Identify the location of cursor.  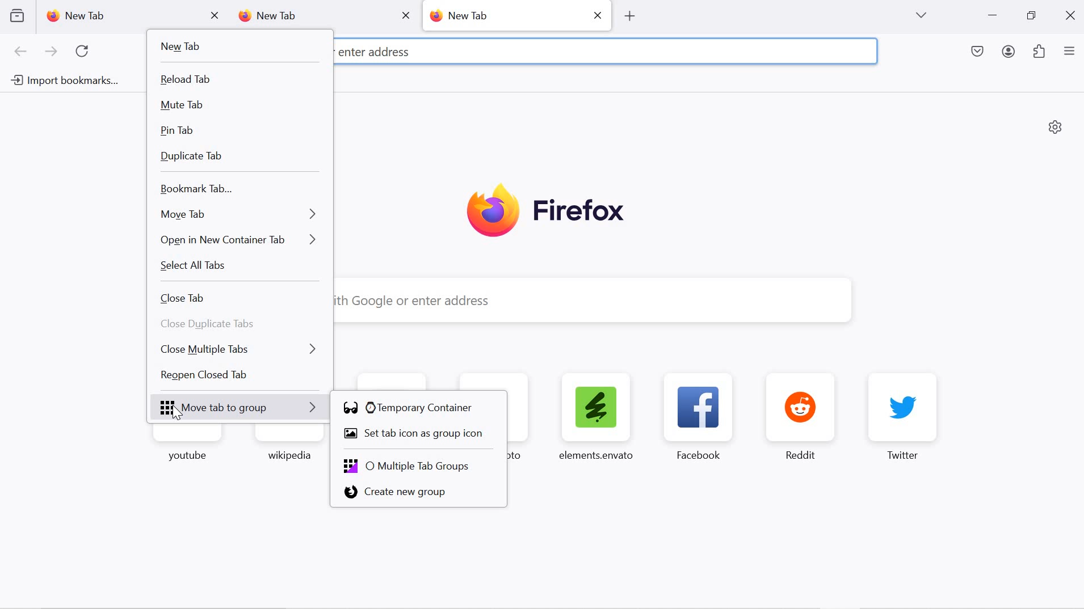
(176, 413).